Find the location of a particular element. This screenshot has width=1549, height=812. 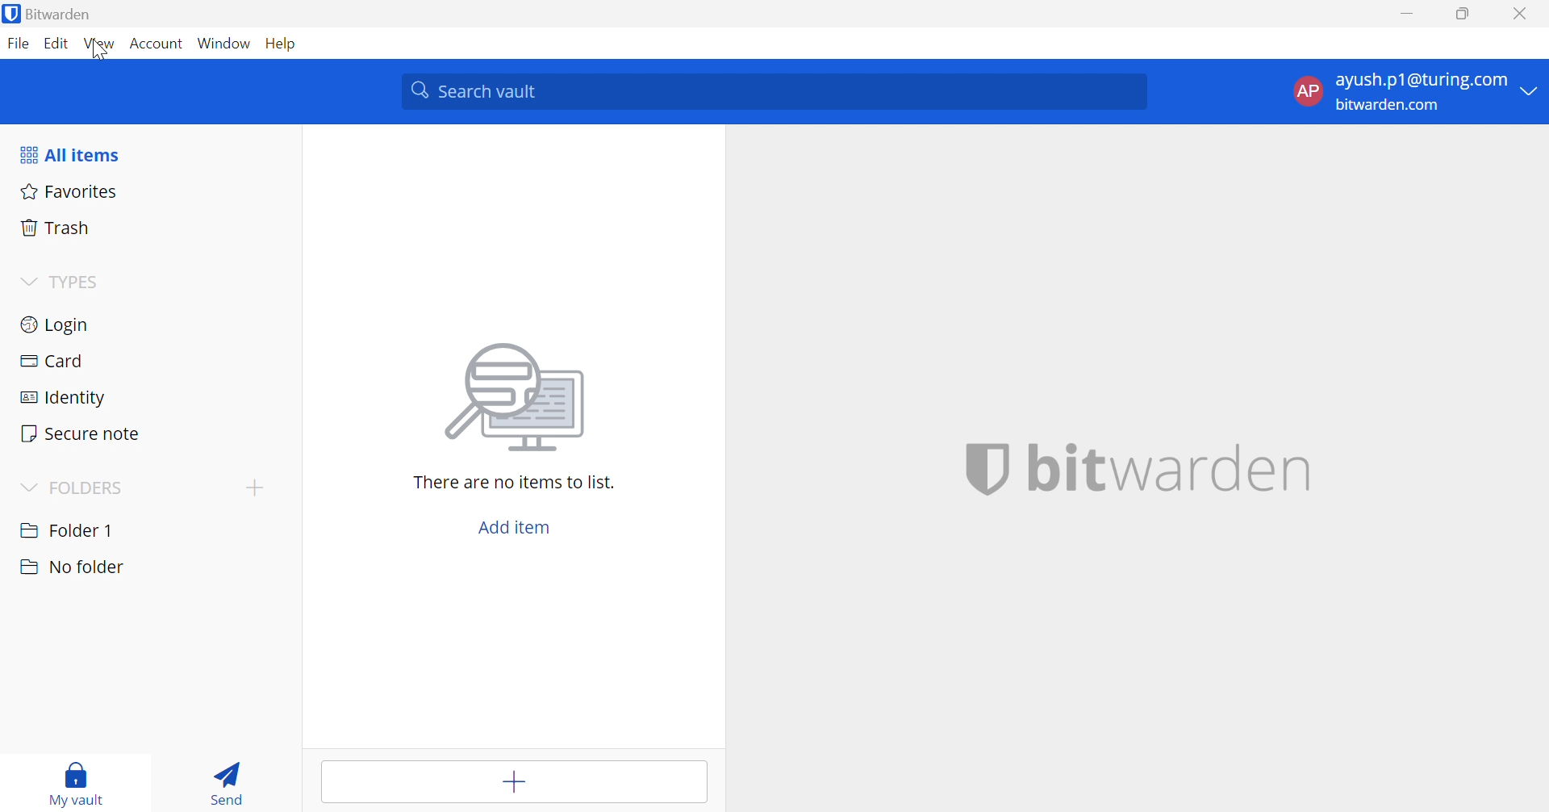

Card is located at coordinates (52, 362).